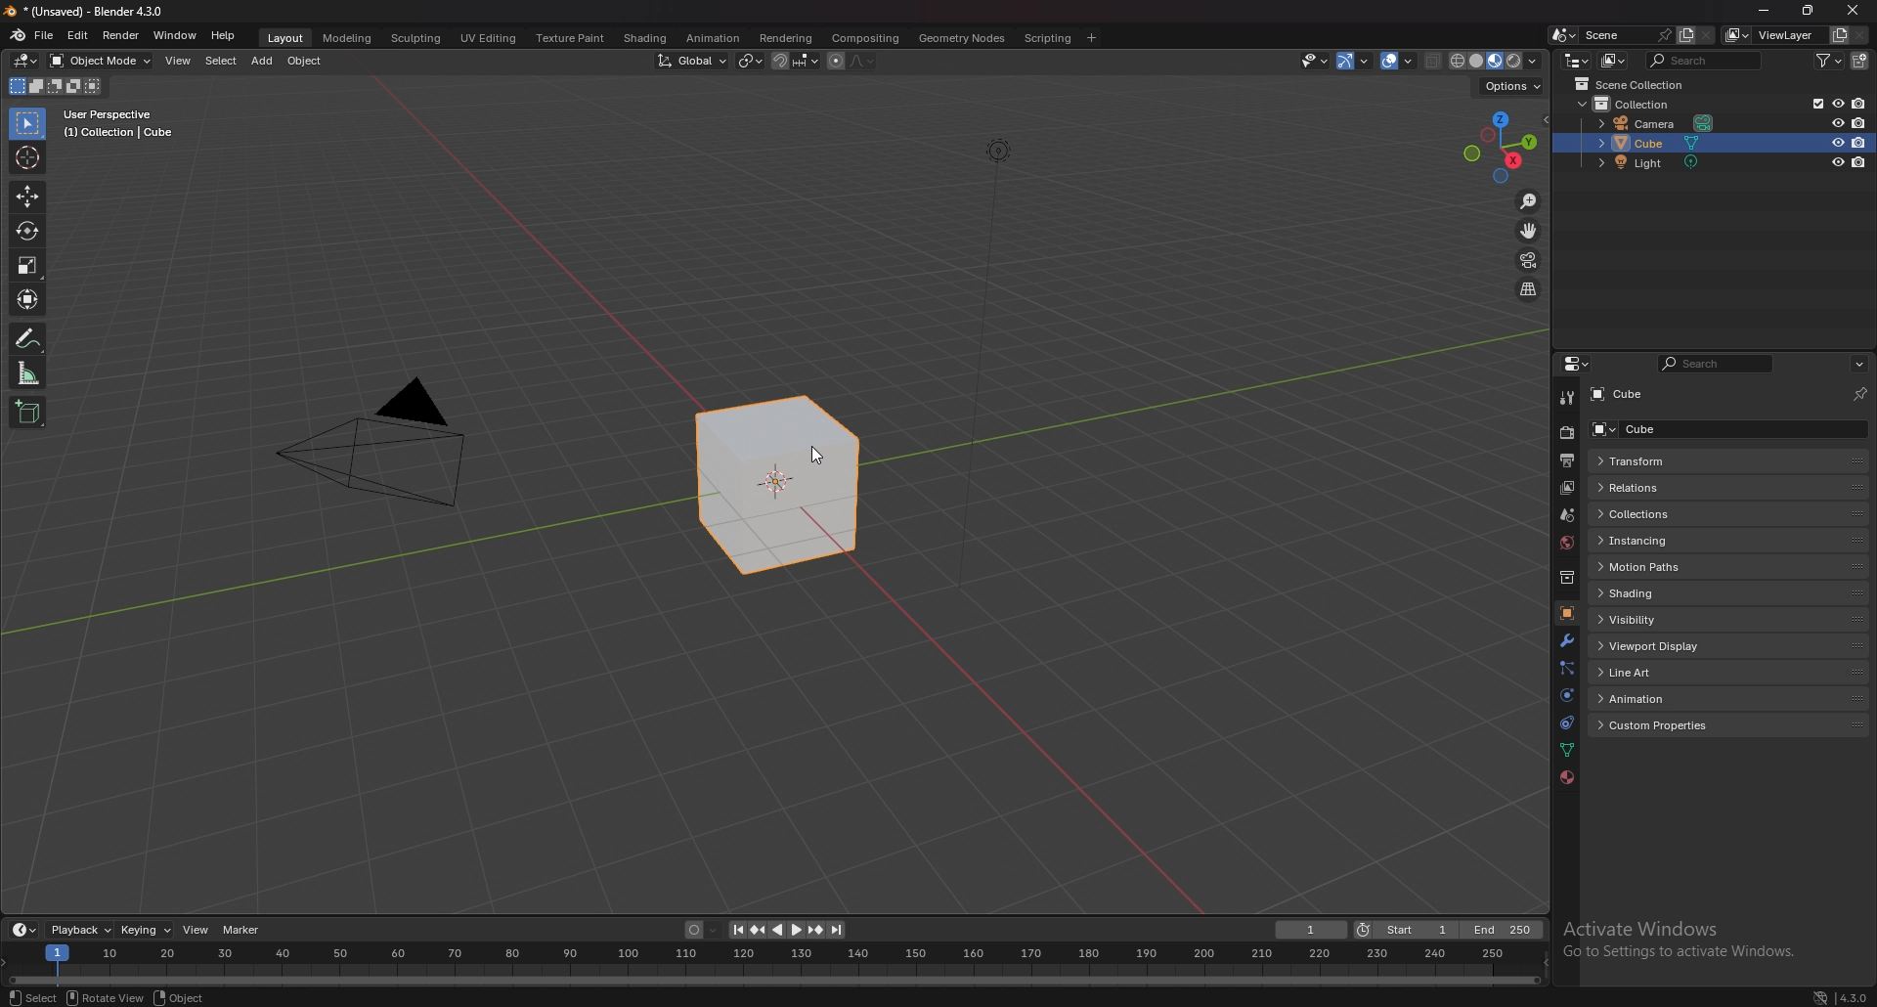 The height and width of the screenshot is (1007, 1877). I want to click on disable in renders, so click(1861, 123).